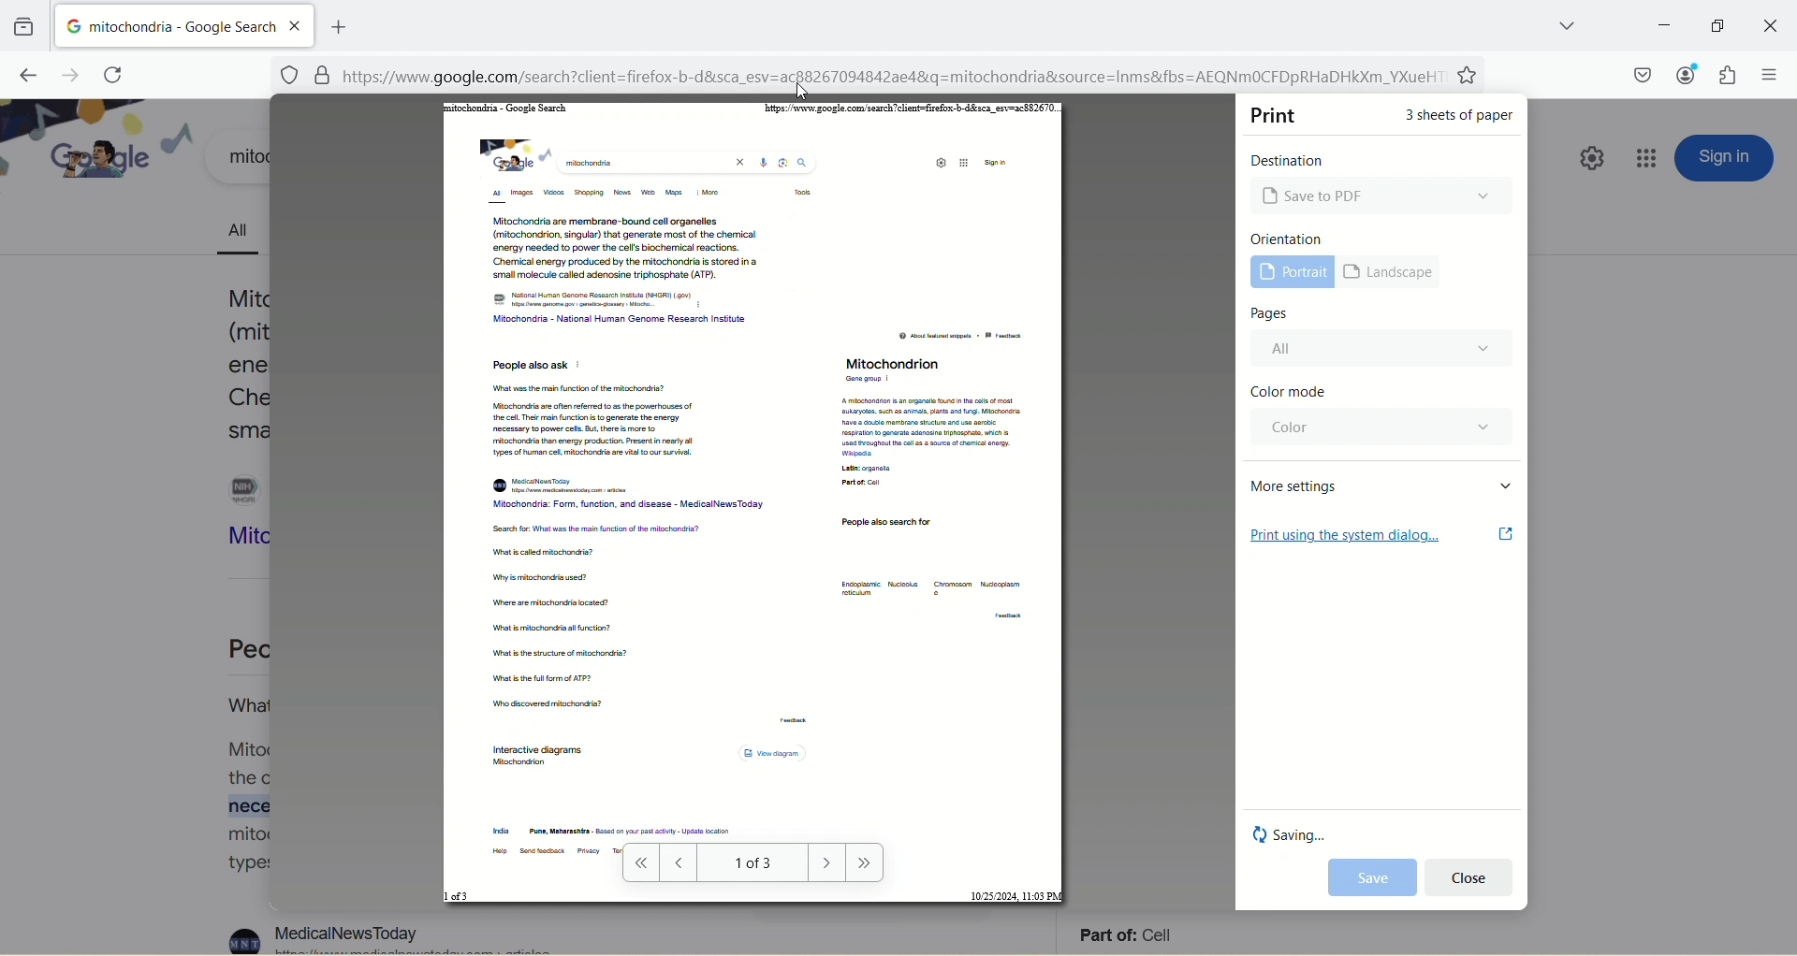 The height and width of the screenshot is (956, 1797). What do you see at coordinates (893, 77) in the screenshot?
I see `[=] https://www.google.com/search?client=firefox-b-d&sca_esv=ac88267094842ae48&q=mitochondria&source=Inms&fbs=AEQNmMOCFDpRHaDHkXm_YXueH` at bounding box center [893, 77].